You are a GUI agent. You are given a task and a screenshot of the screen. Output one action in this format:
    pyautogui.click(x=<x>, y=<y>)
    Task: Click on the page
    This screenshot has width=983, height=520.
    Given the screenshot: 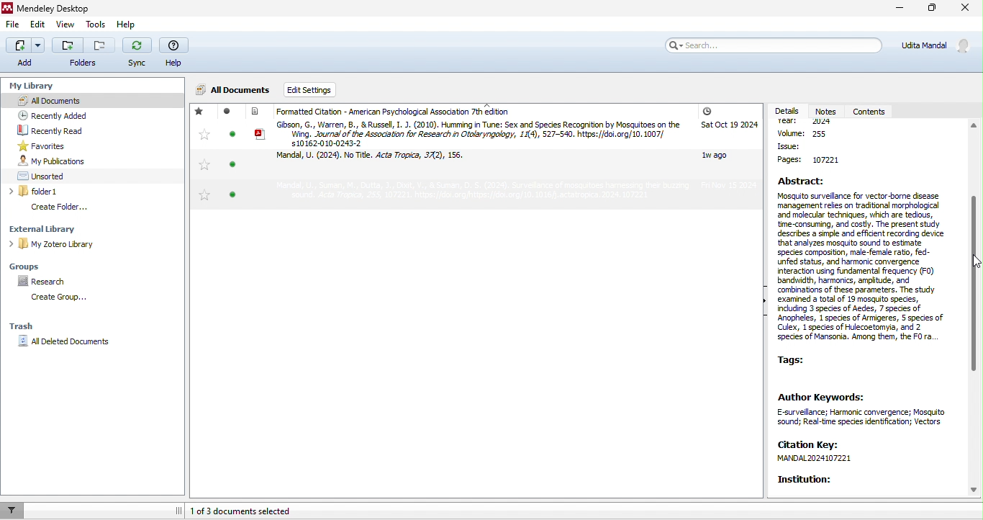 What is the action you would take?
    pyautogui.click(x=805, y=160)
    